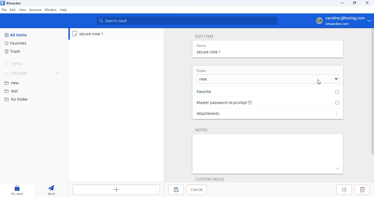 The width and height of the screenshot is (374, 197). Describe the element at coordinates (12, 83) in the screenshot. I see `new` at that location.